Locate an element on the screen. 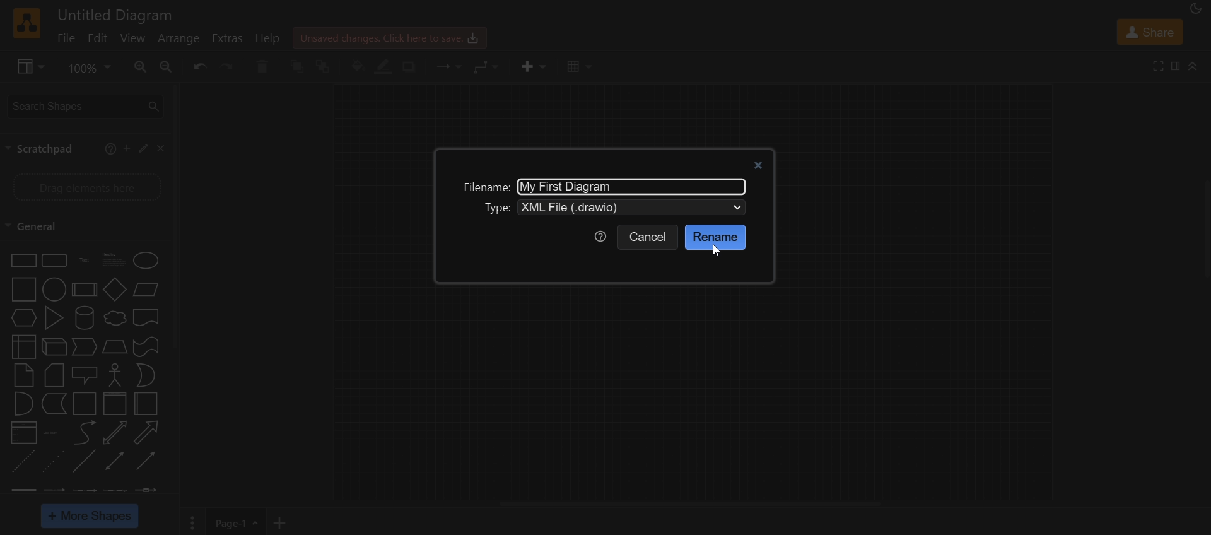  help is located at coordinates (267, 39).